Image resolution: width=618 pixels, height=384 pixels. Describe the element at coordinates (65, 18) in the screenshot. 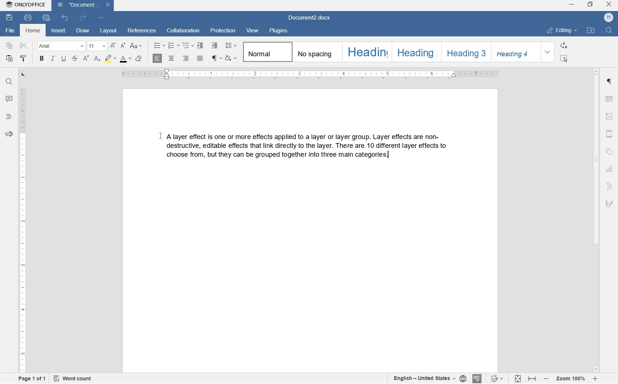

I see `undo` at that location.